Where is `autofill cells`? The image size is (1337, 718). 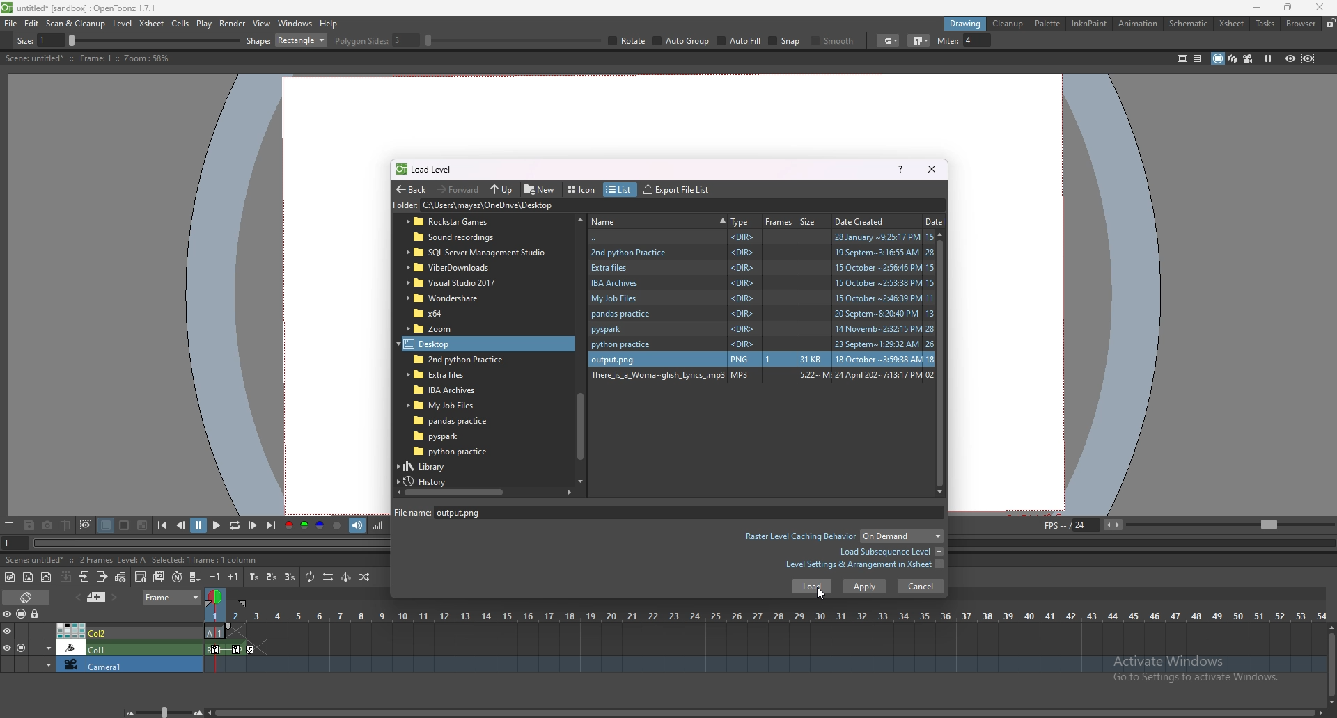
autofill cells is located at coordinates (195, 577).